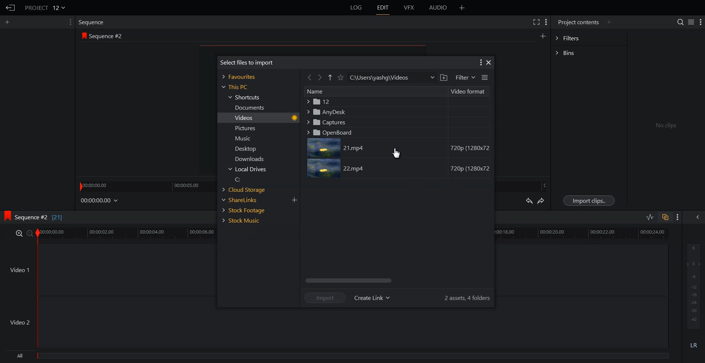 The height and width of the screenshot is (363, 705). What do you see at coordinates (294, 200) in the screenshot?
I see `Add` at bounding box center [294, 200].